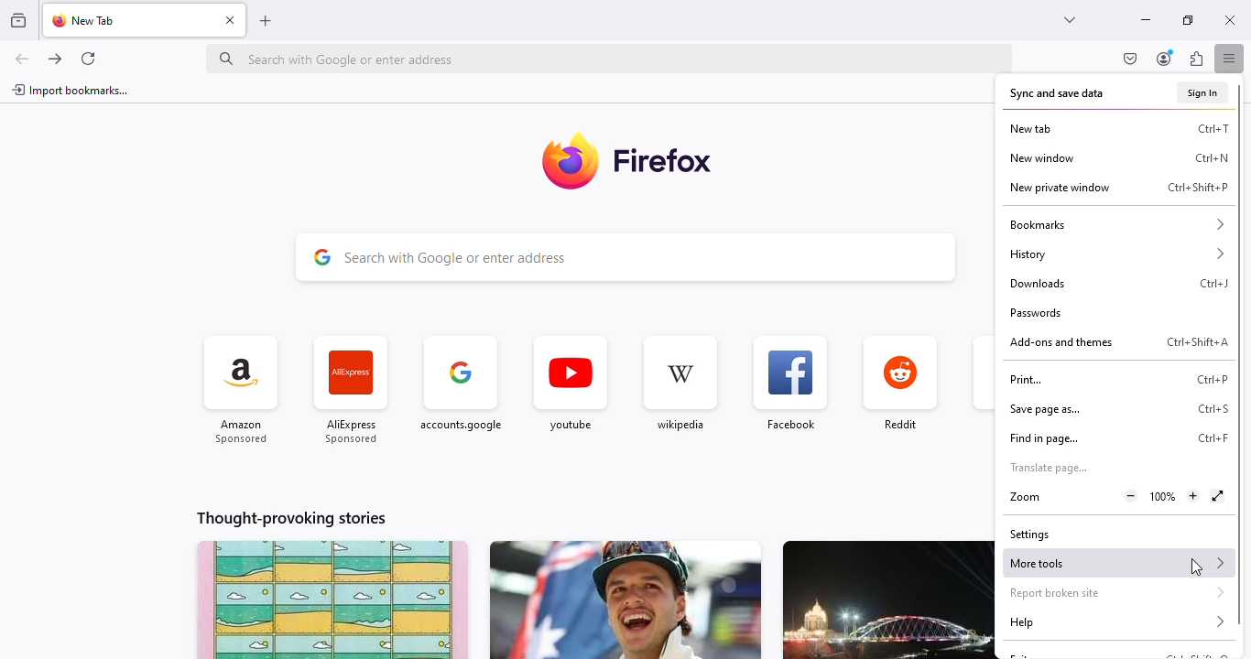  What do you see at coordinates (1196, 58) in the screenshot?
I see `extensions` at bounding box center [1196, 58].